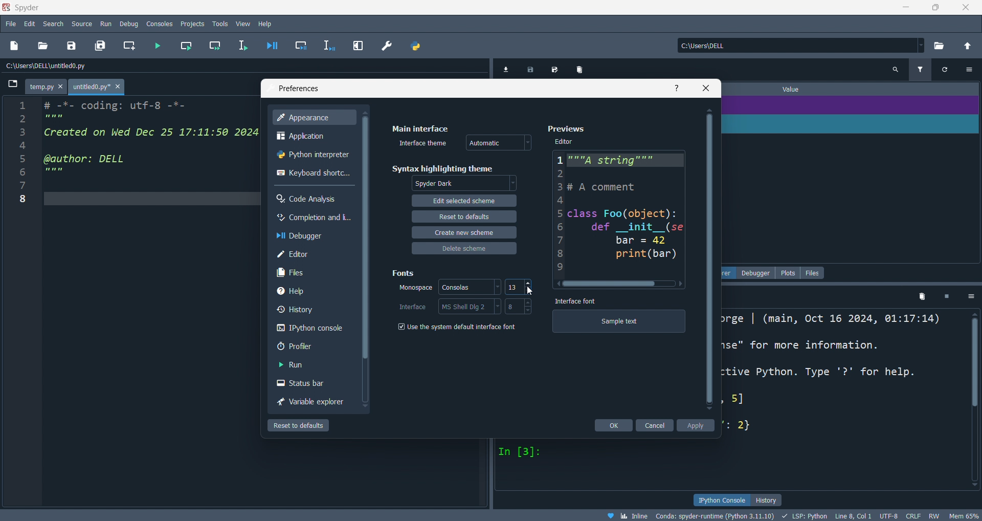  What do you see at coordinates (46, 46) in the screenshot?
I see `open fil` at bounding box center [46, 46].